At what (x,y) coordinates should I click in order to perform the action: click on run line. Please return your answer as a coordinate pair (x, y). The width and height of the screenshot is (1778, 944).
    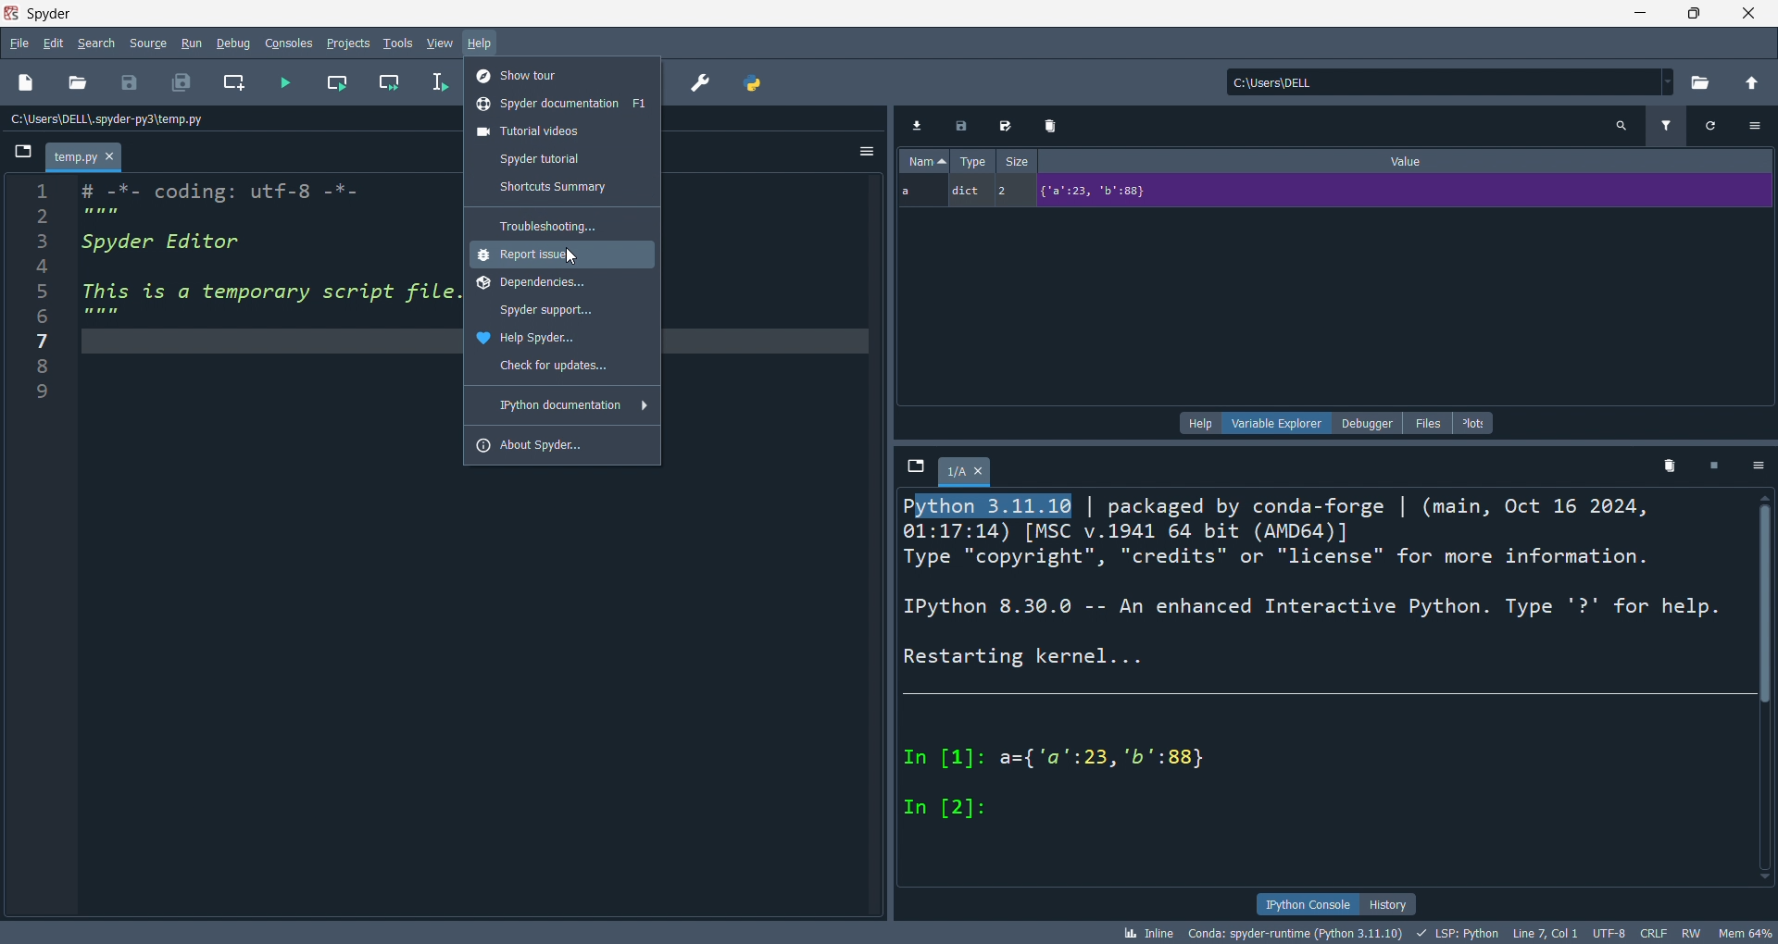
    Looking at the image, I should click on (442, 83).